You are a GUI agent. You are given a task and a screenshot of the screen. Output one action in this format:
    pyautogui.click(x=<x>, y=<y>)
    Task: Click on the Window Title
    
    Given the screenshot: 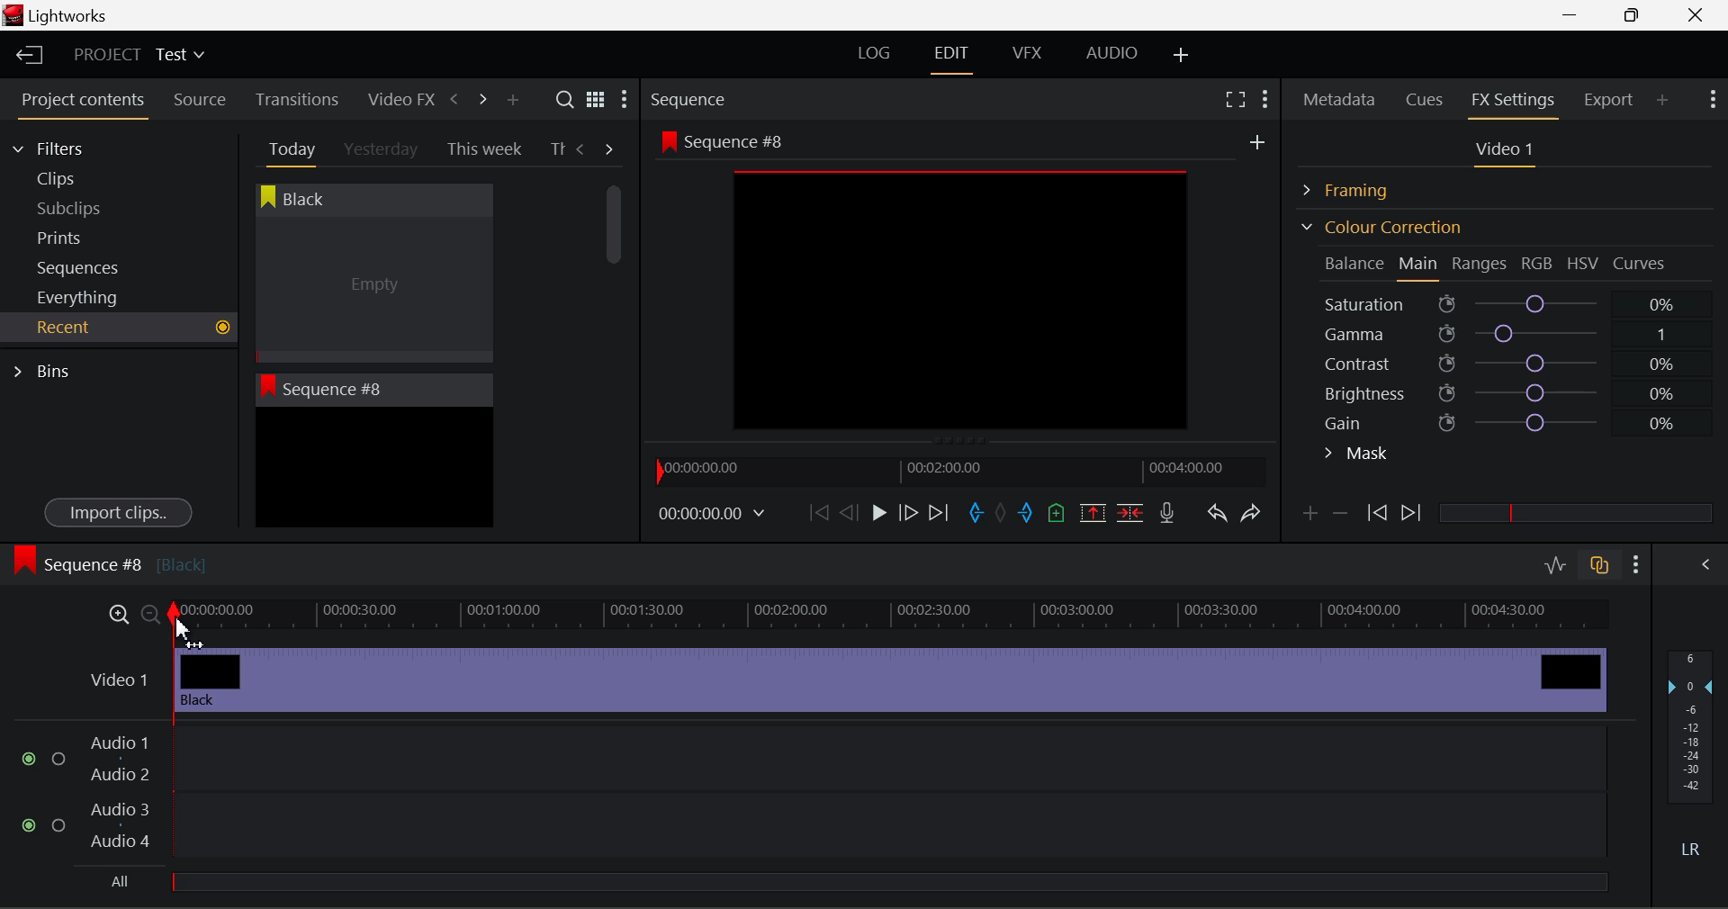 What is the action you would take?
    pyautogui.click(x=56, y=17)
    